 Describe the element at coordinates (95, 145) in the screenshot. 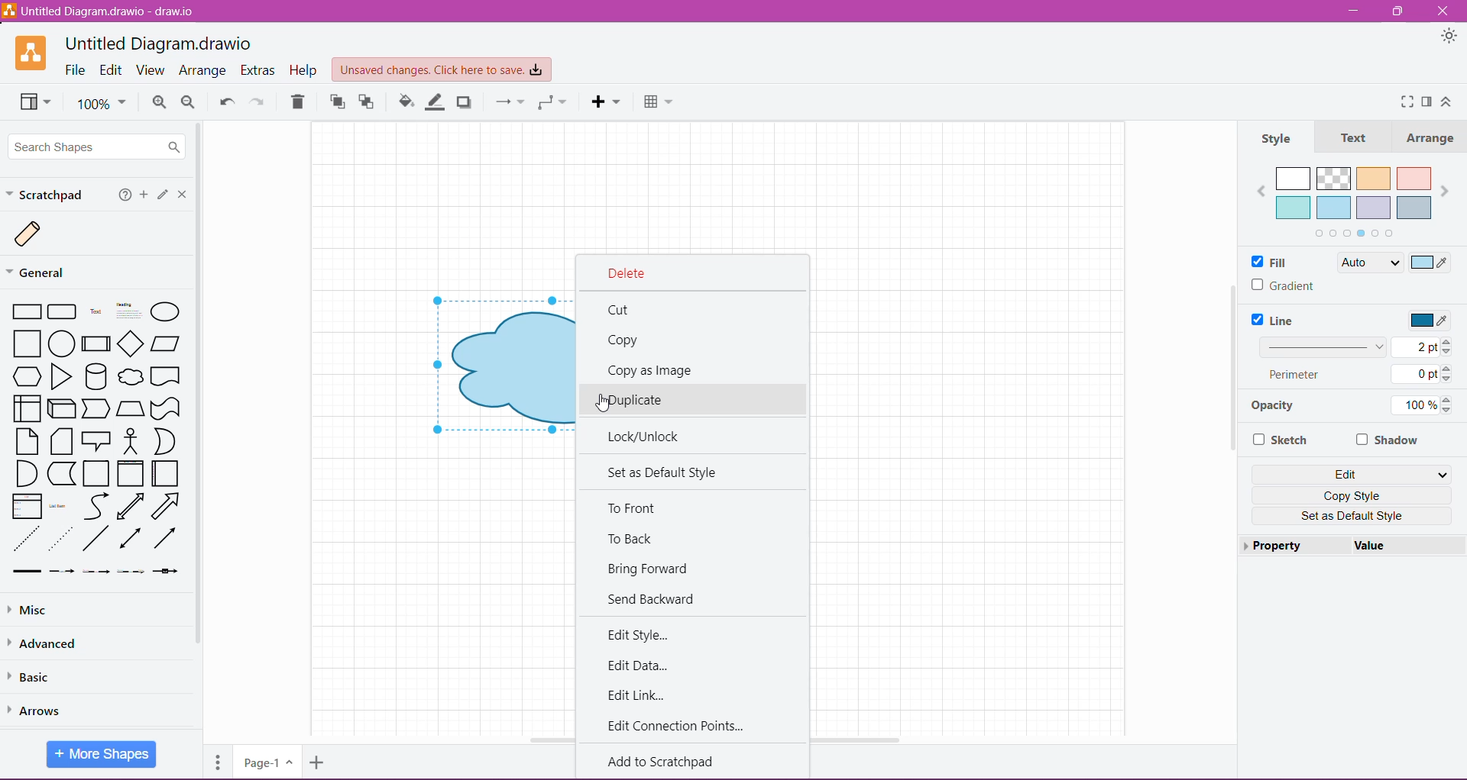

I see `Search Shapes` at that location.